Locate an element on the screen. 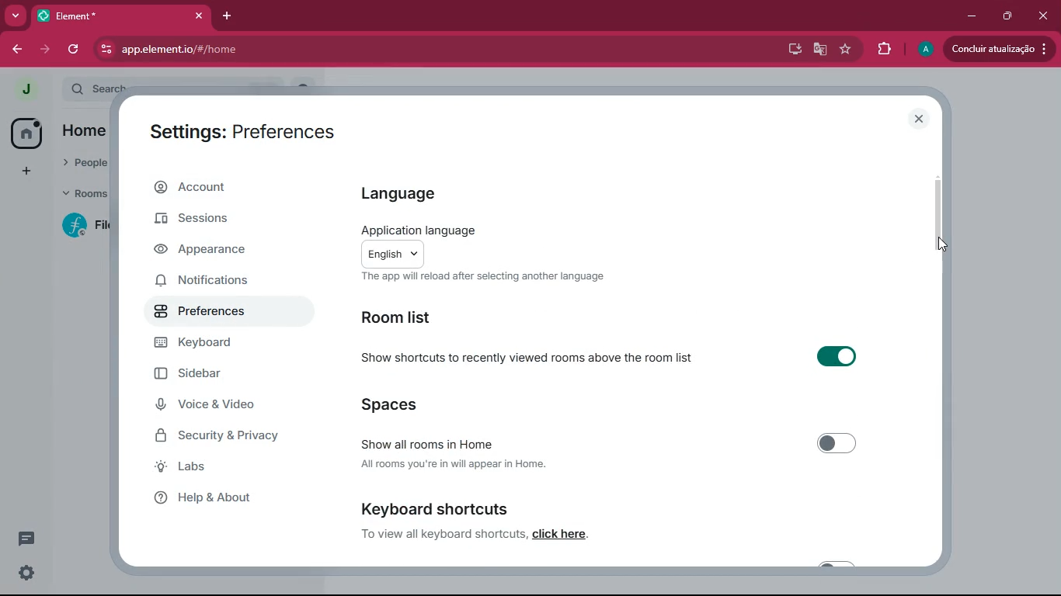  settings: preferences is located at coordinates (241, 129).